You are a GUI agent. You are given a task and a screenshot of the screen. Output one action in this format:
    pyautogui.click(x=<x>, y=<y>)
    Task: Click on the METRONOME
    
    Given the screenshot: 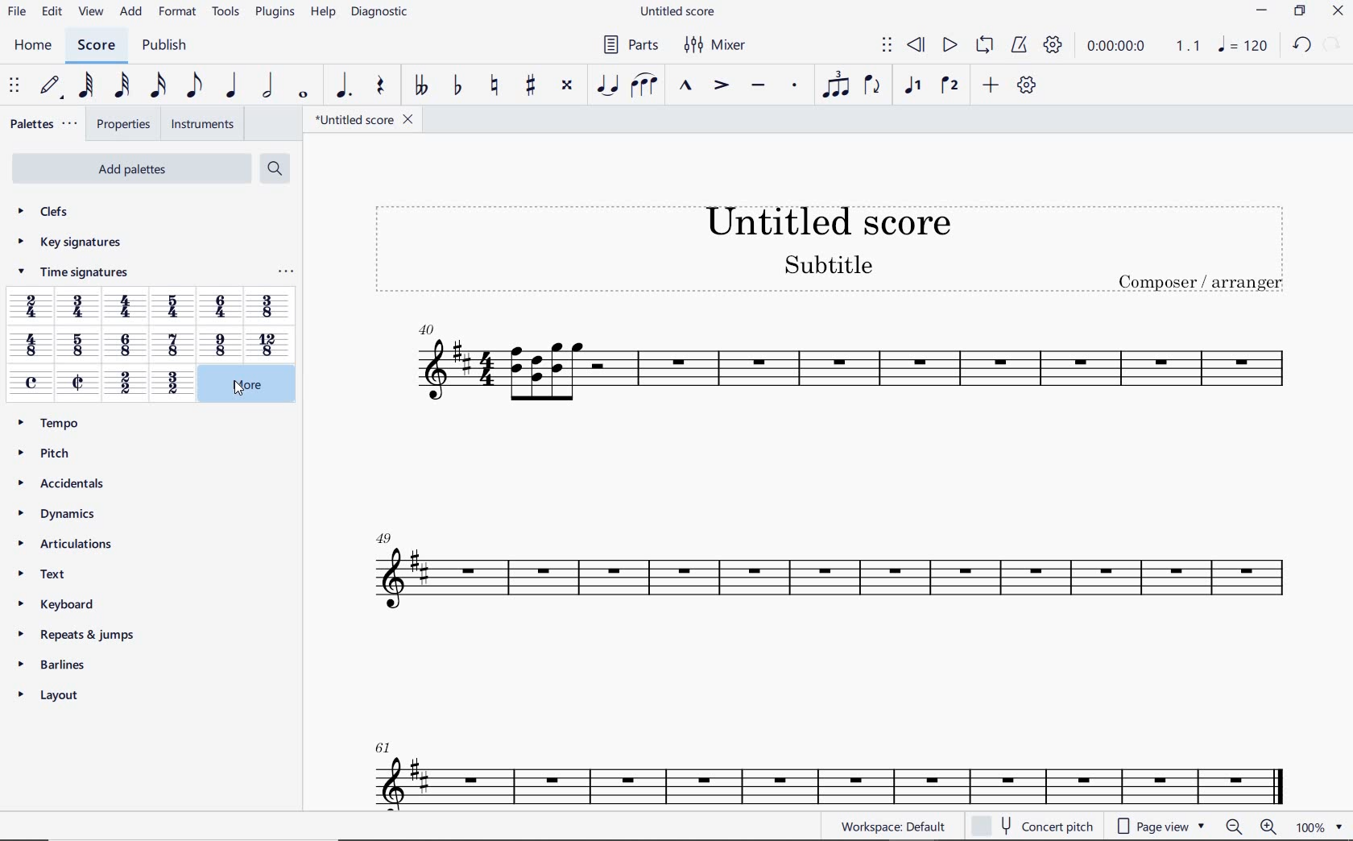 What is the action you would take?
    pyautogui.click(x=1019, y=46)
    